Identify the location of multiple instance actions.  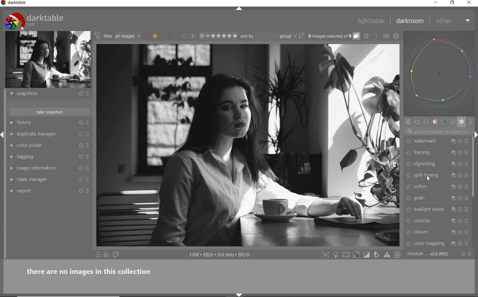
(453, 164).